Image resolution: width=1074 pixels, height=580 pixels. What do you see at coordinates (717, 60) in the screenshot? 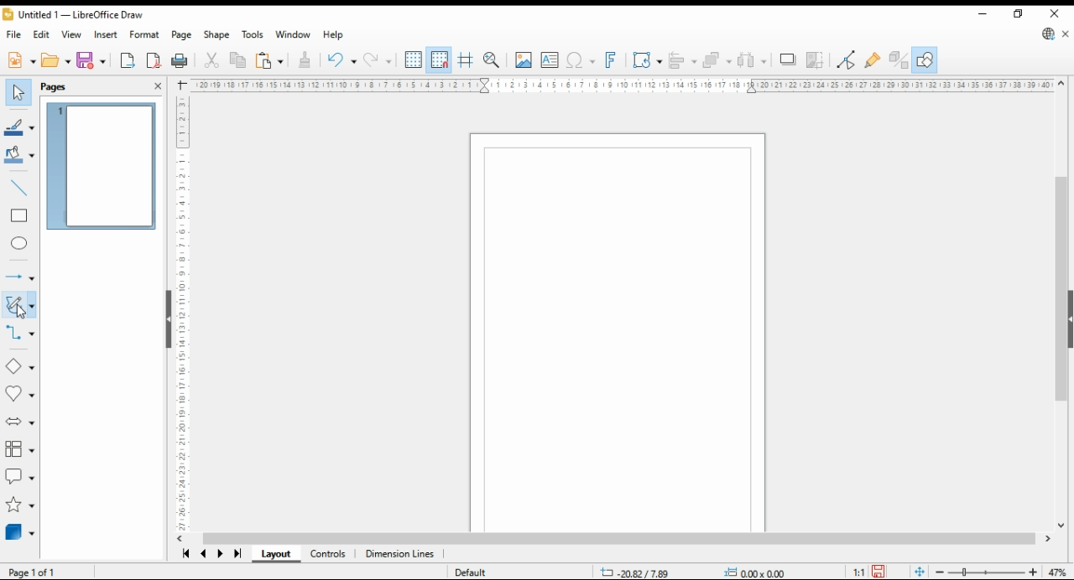
I see `arrange` at bounding box center [717, 60].